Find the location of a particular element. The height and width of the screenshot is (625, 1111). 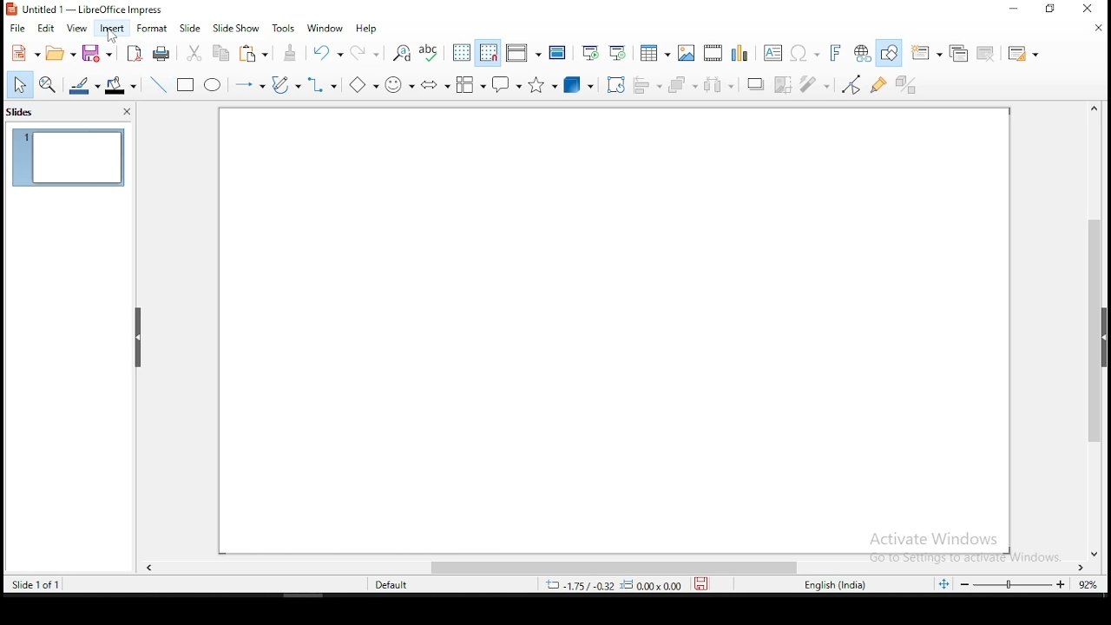

3D objects is located at coordinates (579, 82).